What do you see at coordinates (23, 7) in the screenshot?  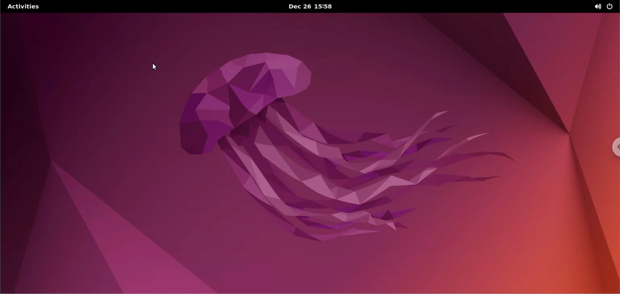 I see `Activities` at bounding box center [23, 7].